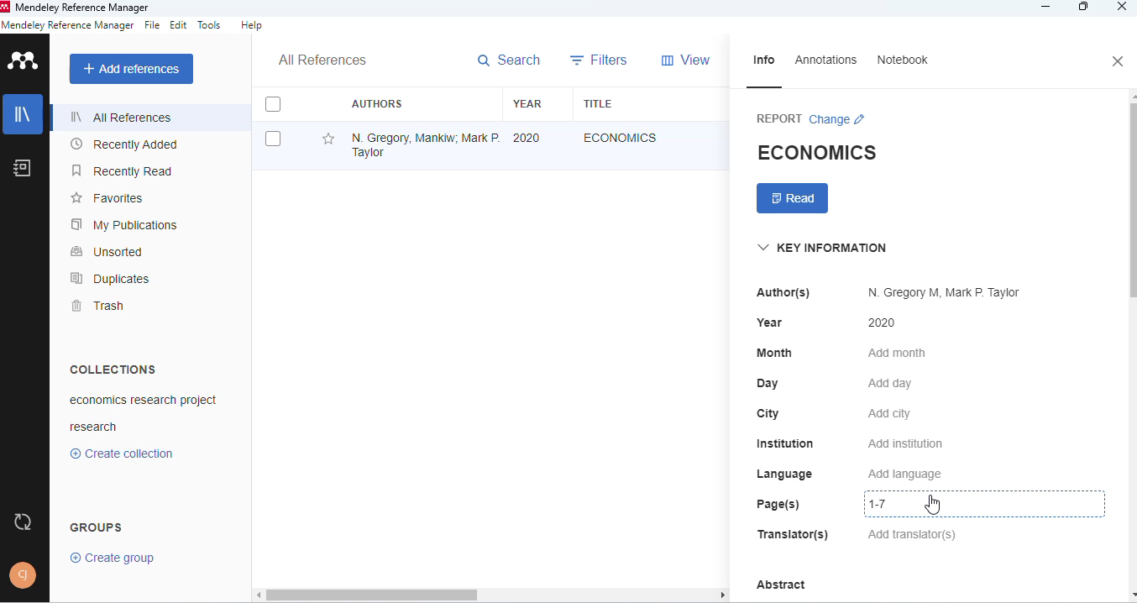  Describe the element at coordinates (781, 585) in the screenshot. I see `abstract` at that location.